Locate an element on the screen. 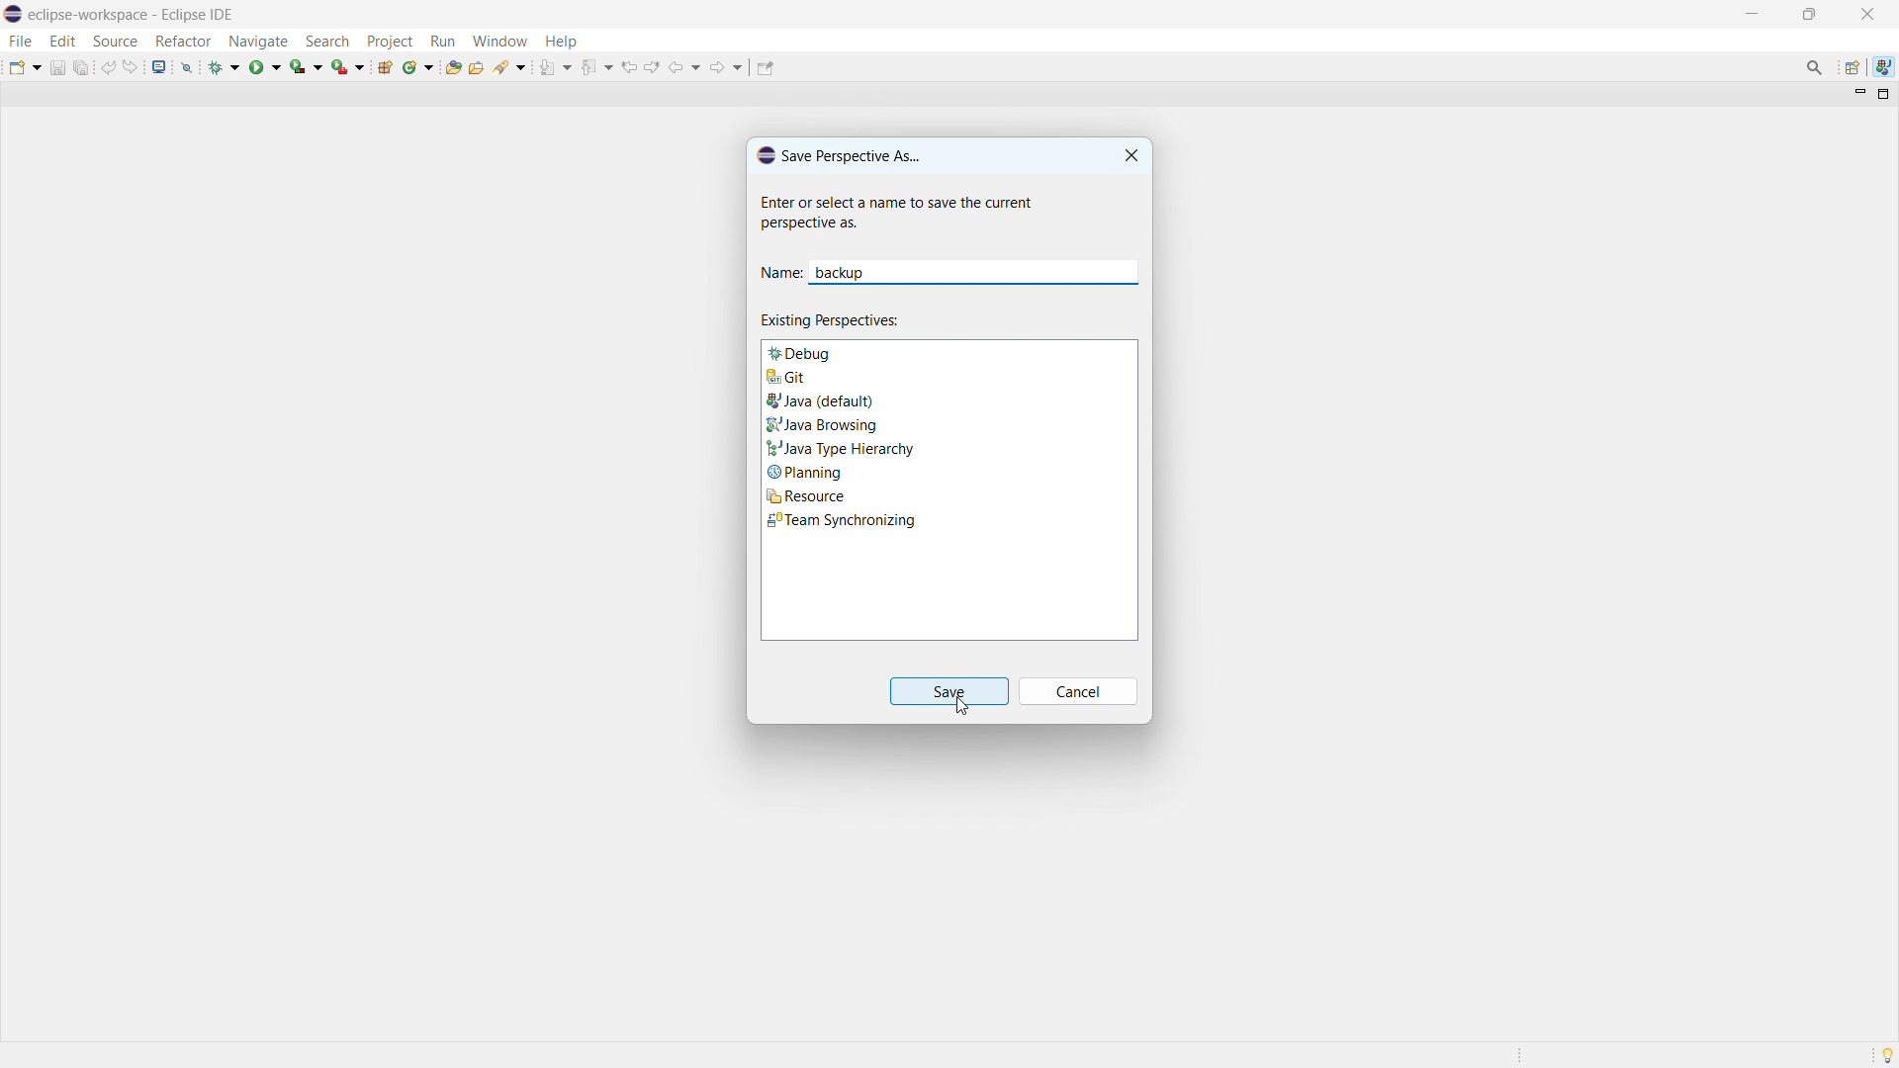 This screenshot has height=1068, width=1899. close dialogbox is located at coordinates (1132, 155).